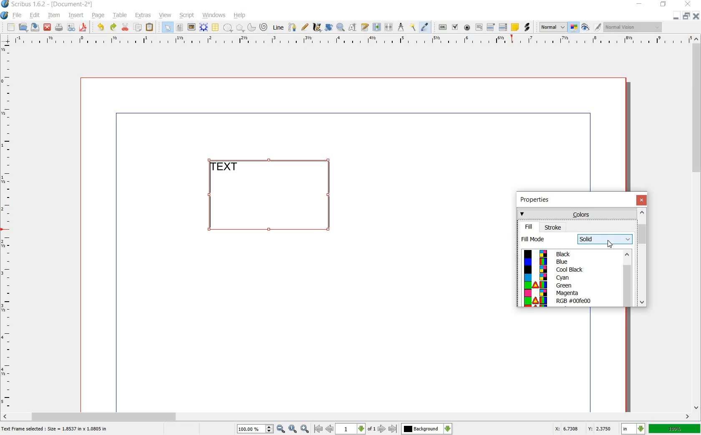 Image resolution: width=701 pixels, height=435 pixels. What do you see at coordinates (455, 27) in the screenshot?
I see `pdf check box` at bounding box center [455, 27].